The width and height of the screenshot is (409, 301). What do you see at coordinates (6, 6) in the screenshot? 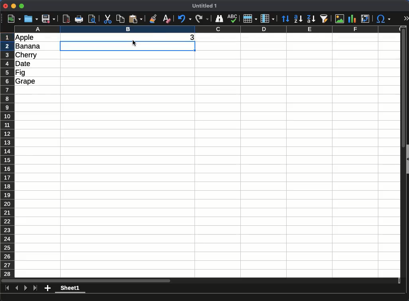
I see `close` at bounding box center [6, 6].